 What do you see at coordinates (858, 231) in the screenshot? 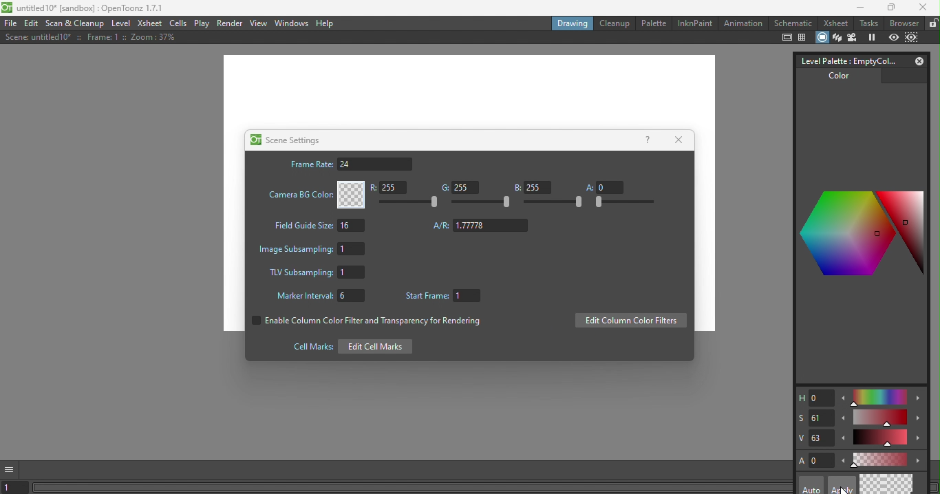
I see `Color palettes` at bounding box center [858, 231].